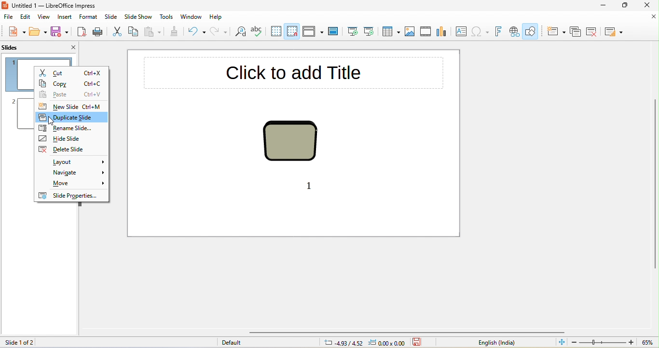  Describe the element at coordinates (293, 31) in the screenshot. I see `snap to grid` at that location.